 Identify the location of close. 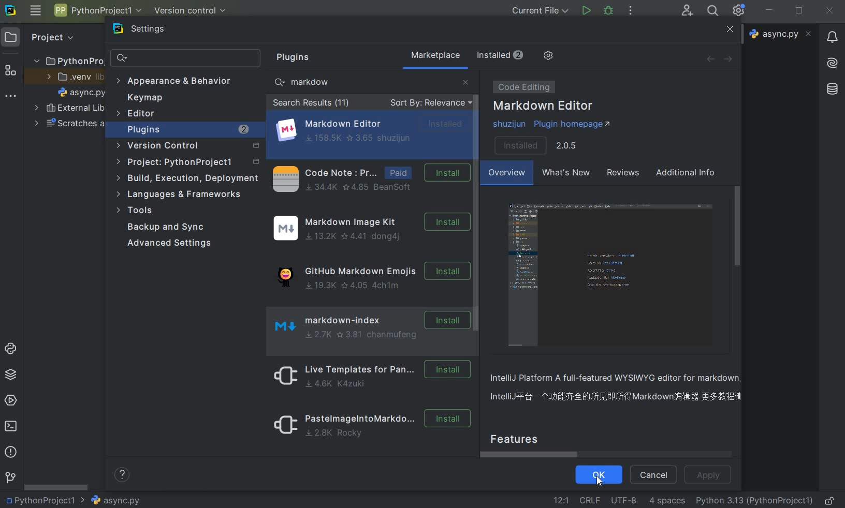
(830, 11).